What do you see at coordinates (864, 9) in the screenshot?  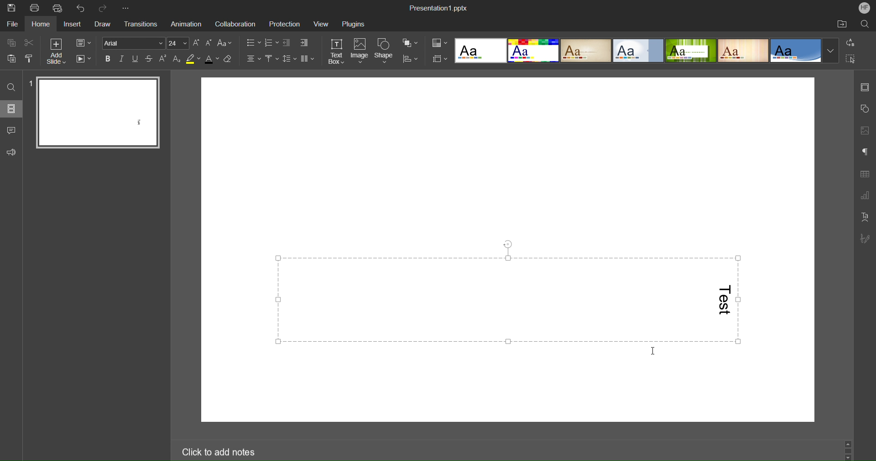 I see `Account` at bounding box center [864, 9].